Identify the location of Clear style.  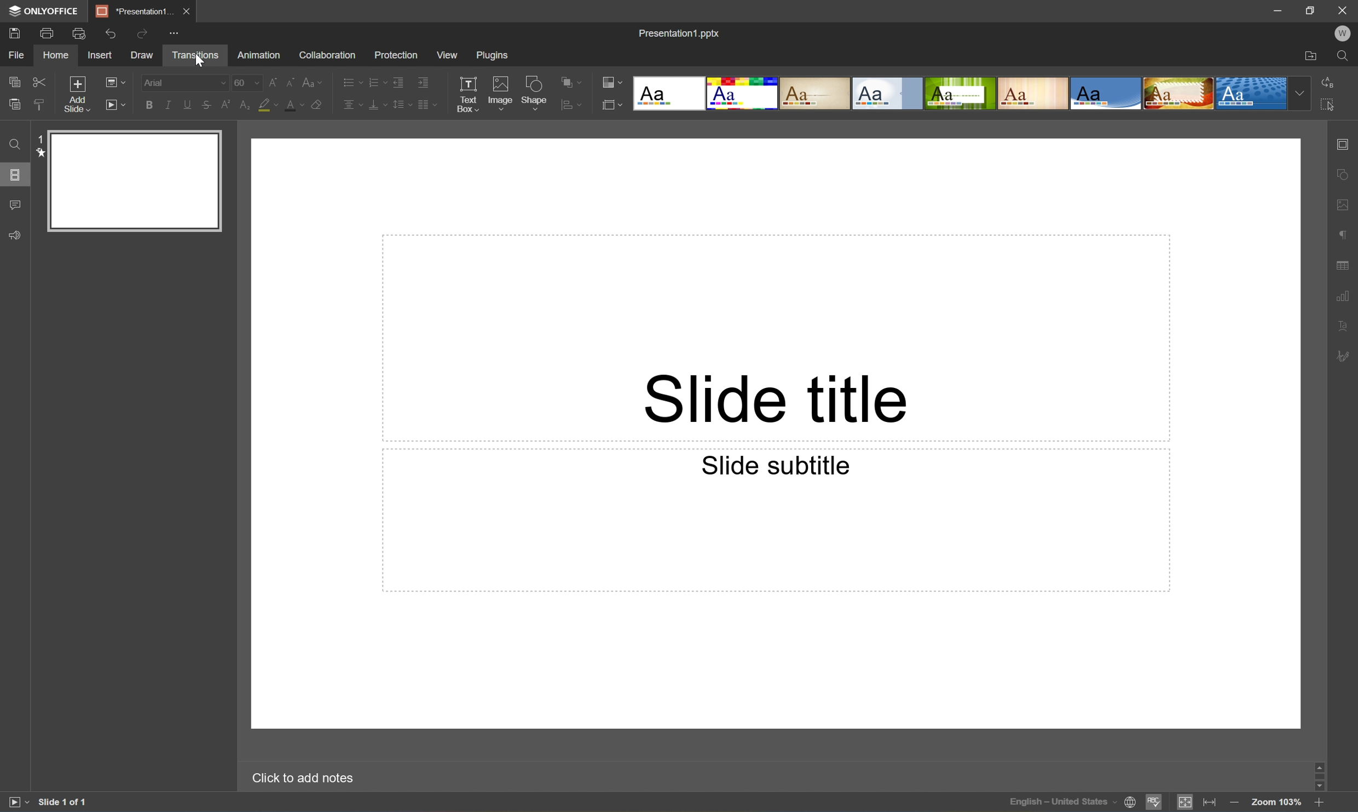
(317, 105).